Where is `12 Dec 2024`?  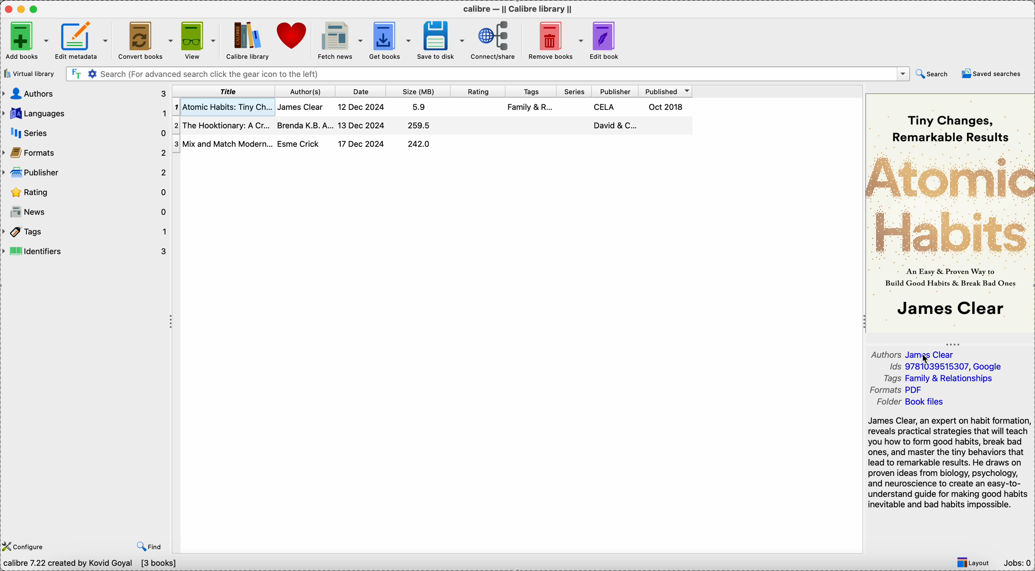 12 Dec 2024 is located at coordinates (362, 106).